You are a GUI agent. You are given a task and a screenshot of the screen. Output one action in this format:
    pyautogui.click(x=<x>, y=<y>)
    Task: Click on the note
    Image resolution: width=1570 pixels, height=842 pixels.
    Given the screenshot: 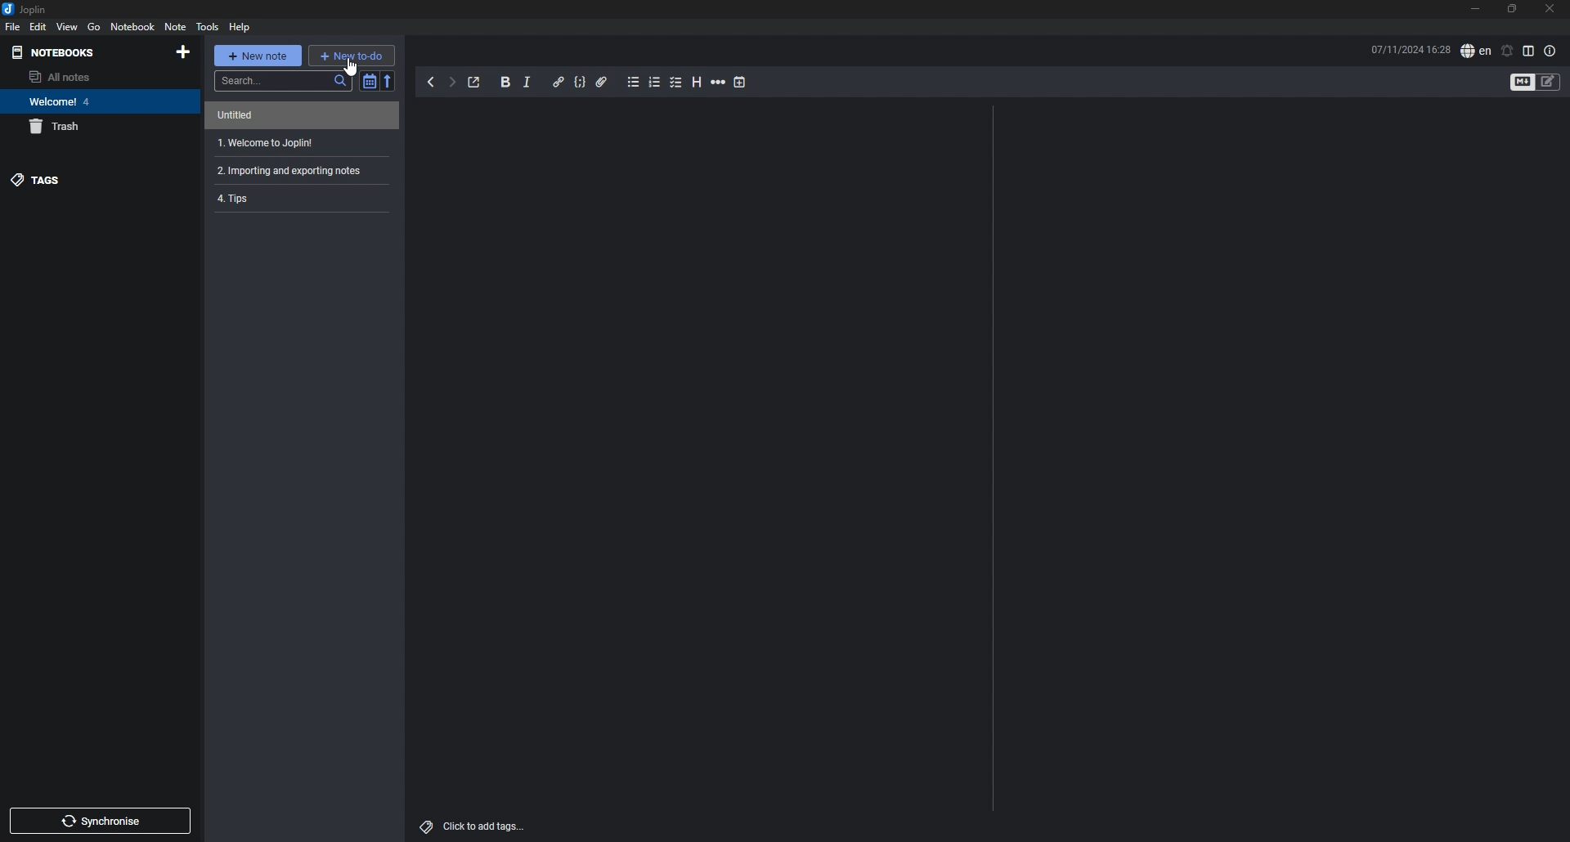 What is the action you would take?
    pyautogui.click(x=305, y=115)
    